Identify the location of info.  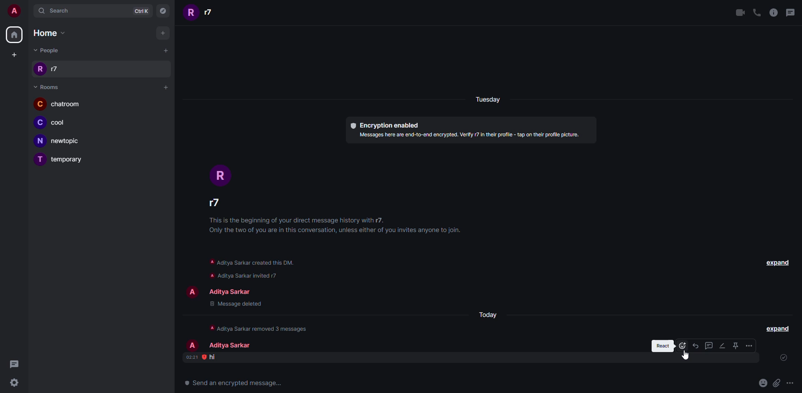
(774, 13).